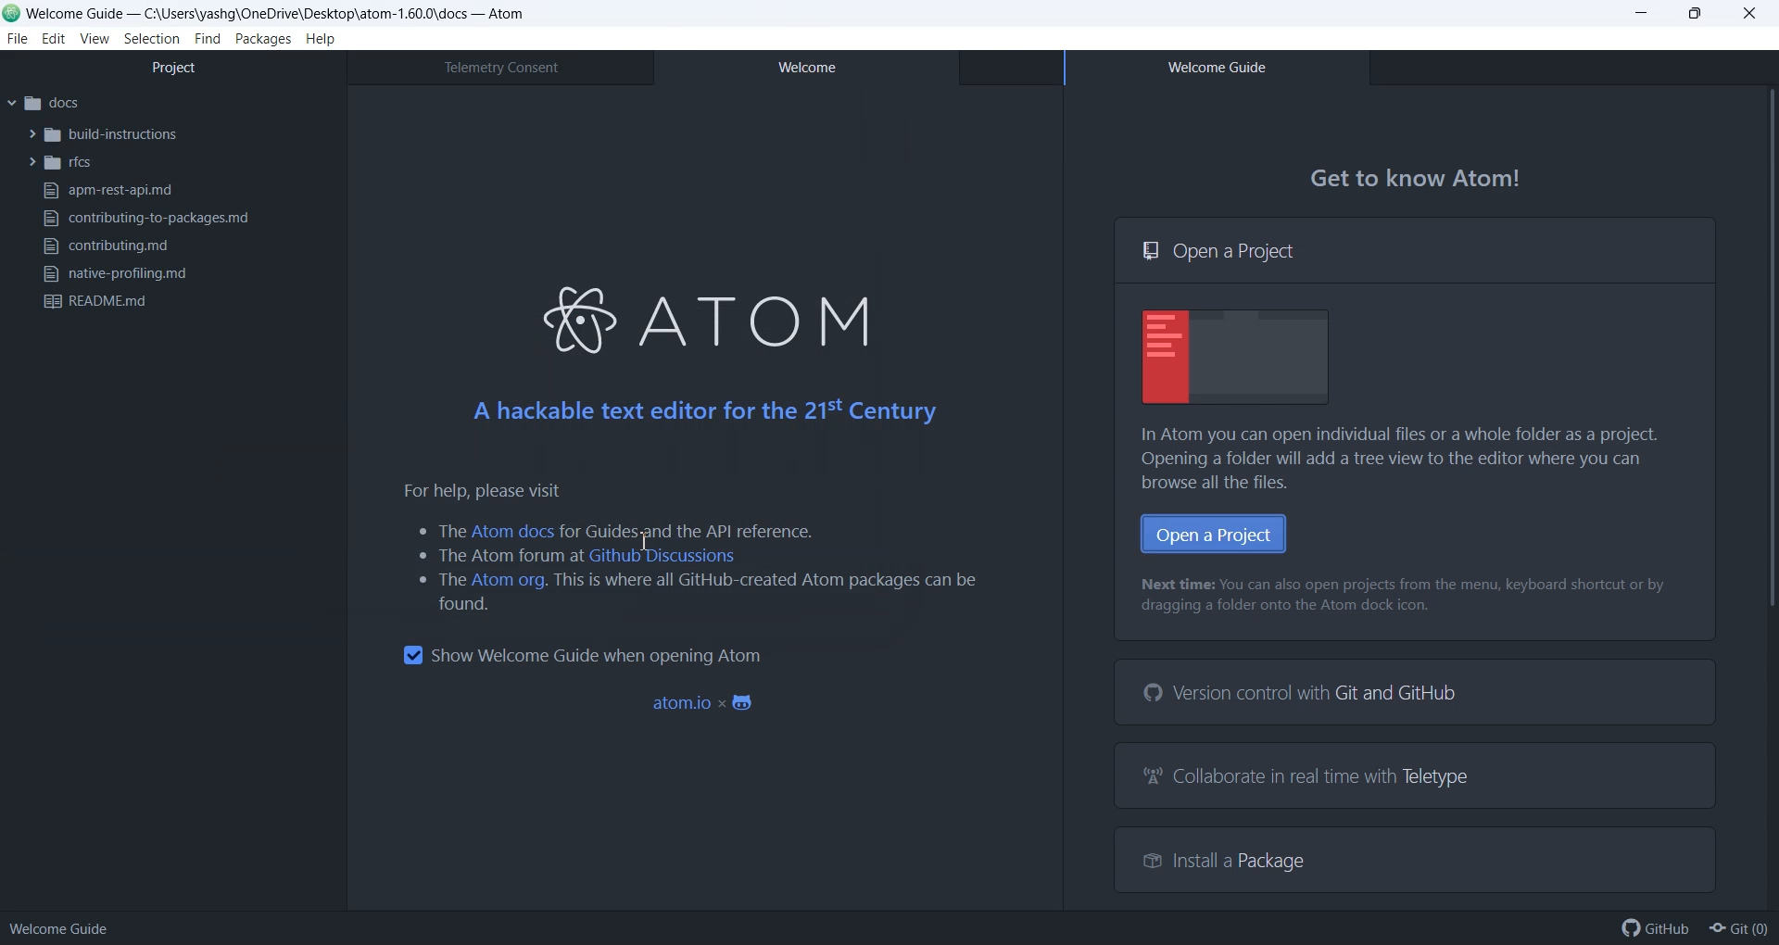 The height and width of the screenshot is (945, 1779). What do you see at coordinates (1214, 534) in the screenshot?
I see `Open Project` at bounding box center [1214, 534].